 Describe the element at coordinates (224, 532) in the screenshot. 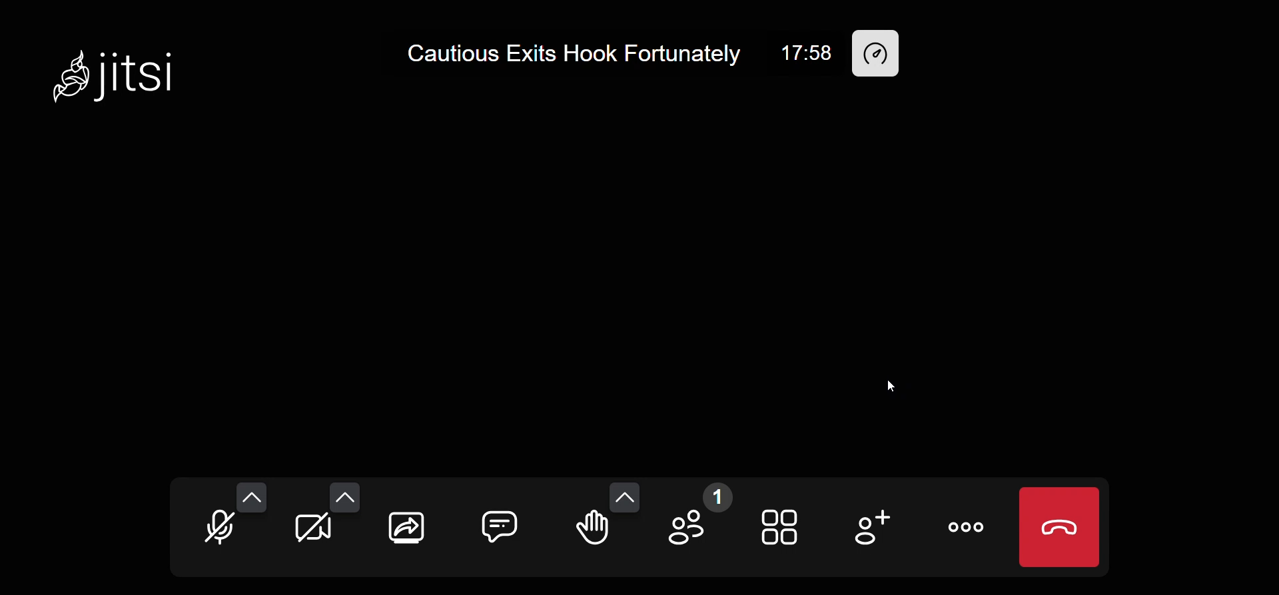

I see `microphone` at that location.